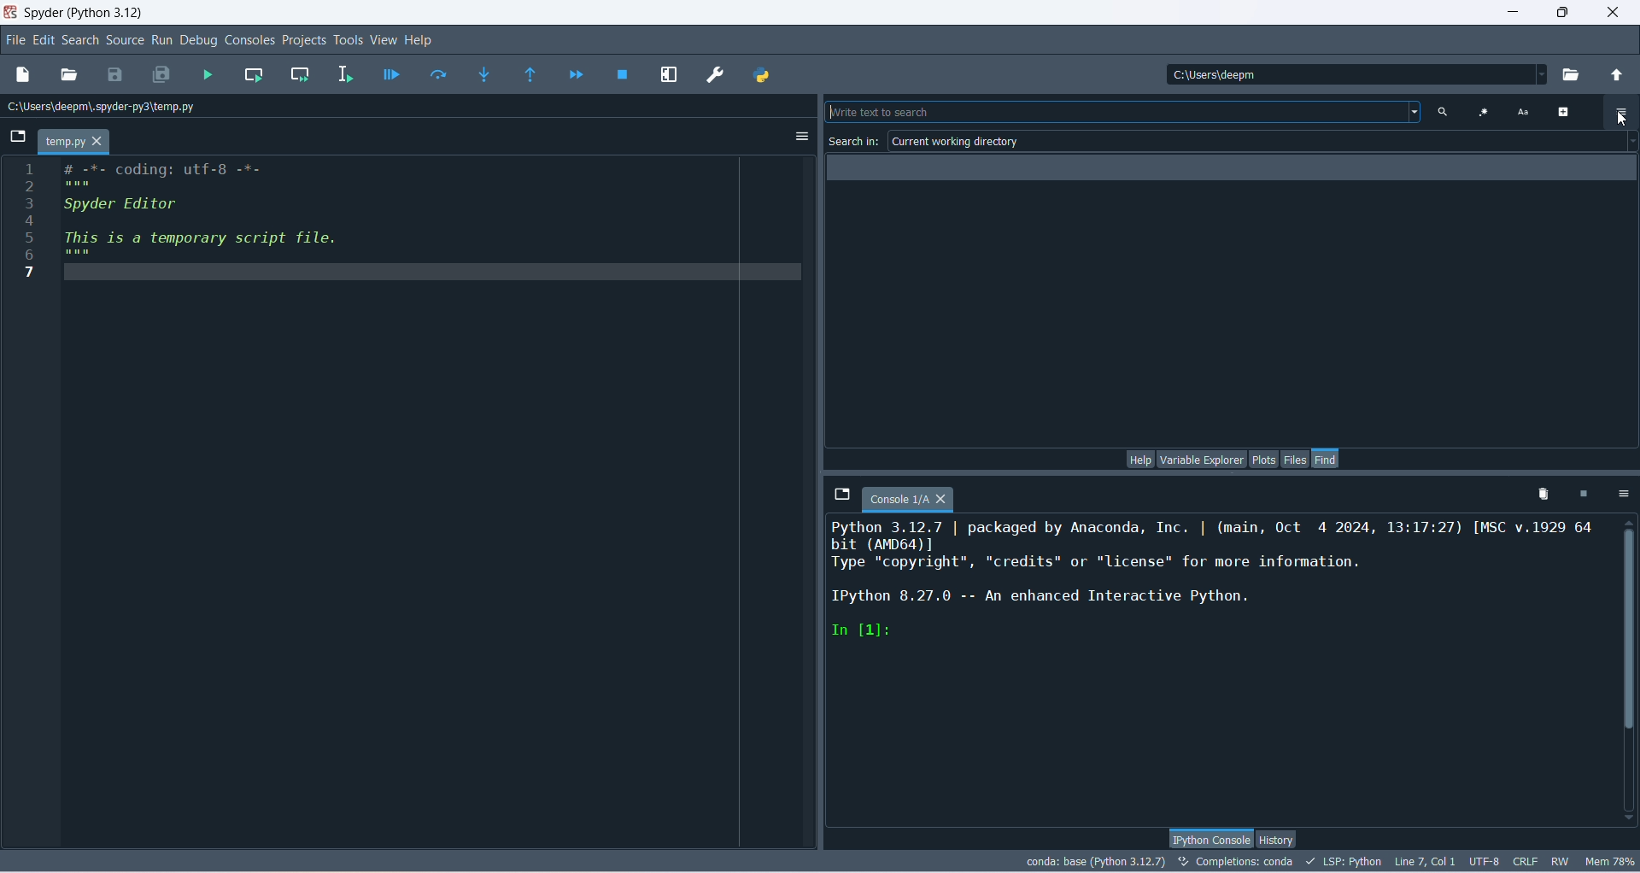 Image resolution: width=1640 pixels, height=873 pixels. What do you see at coordinates (162, 75) in the screenshot?
I see `save all files` at bounding box center [162, 75].